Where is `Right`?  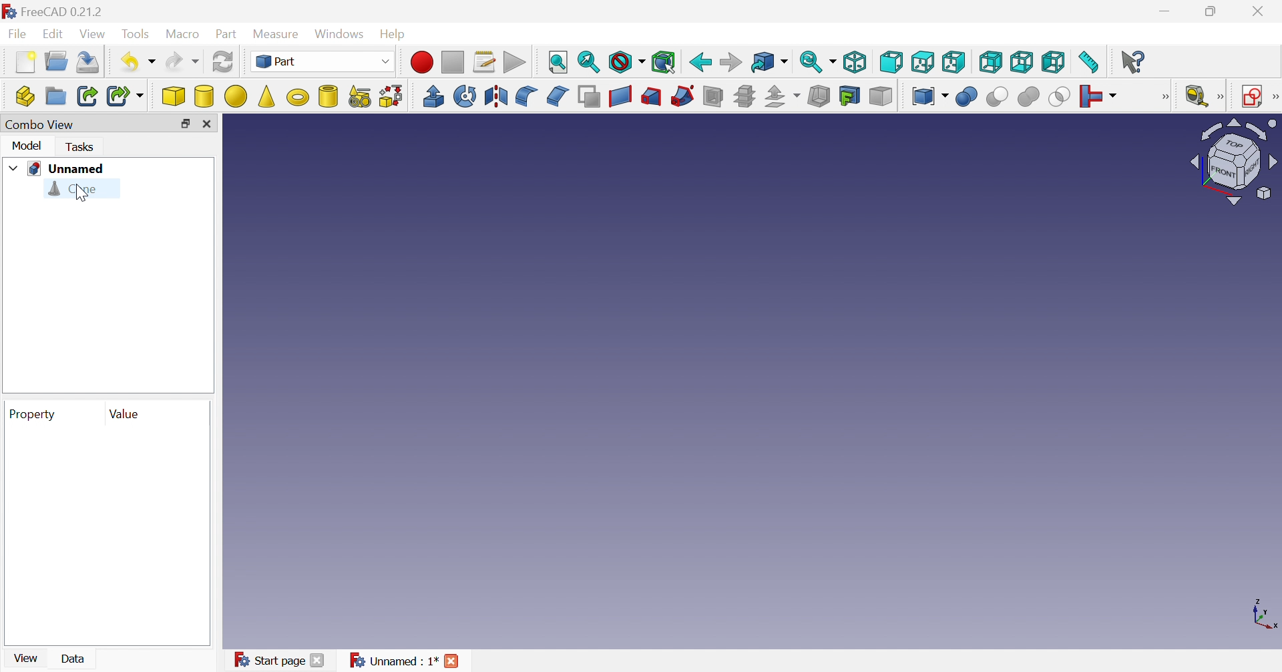 Right is located at coordinates (954, 62).